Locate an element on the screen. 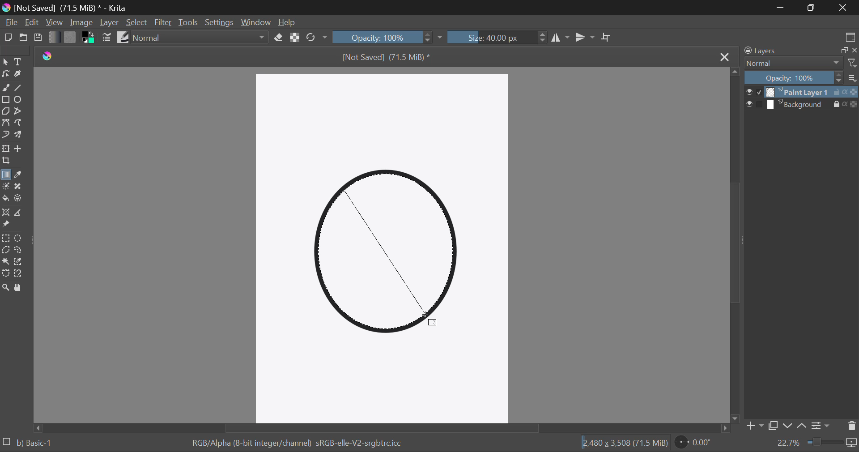 The image size is (859, 452). Opacity is located at coordinates (383, 37).